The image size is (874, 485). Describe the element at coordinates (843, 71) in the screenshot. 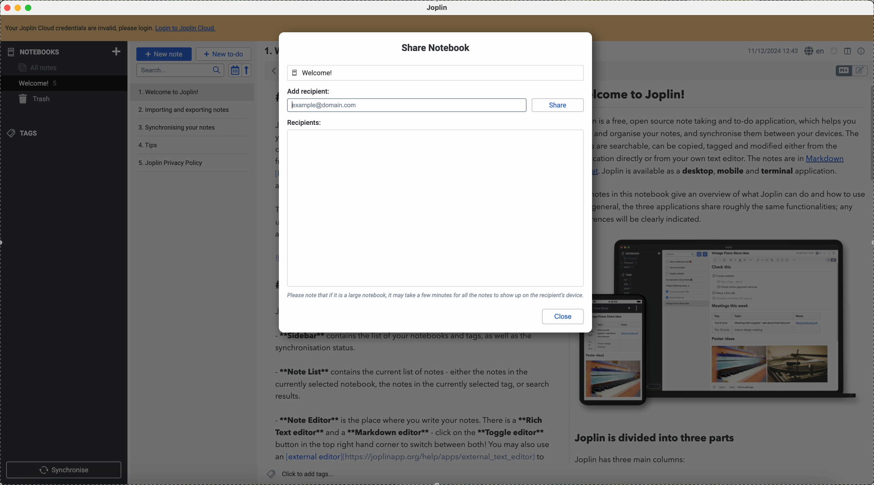

I see `toggle editor` at that location.